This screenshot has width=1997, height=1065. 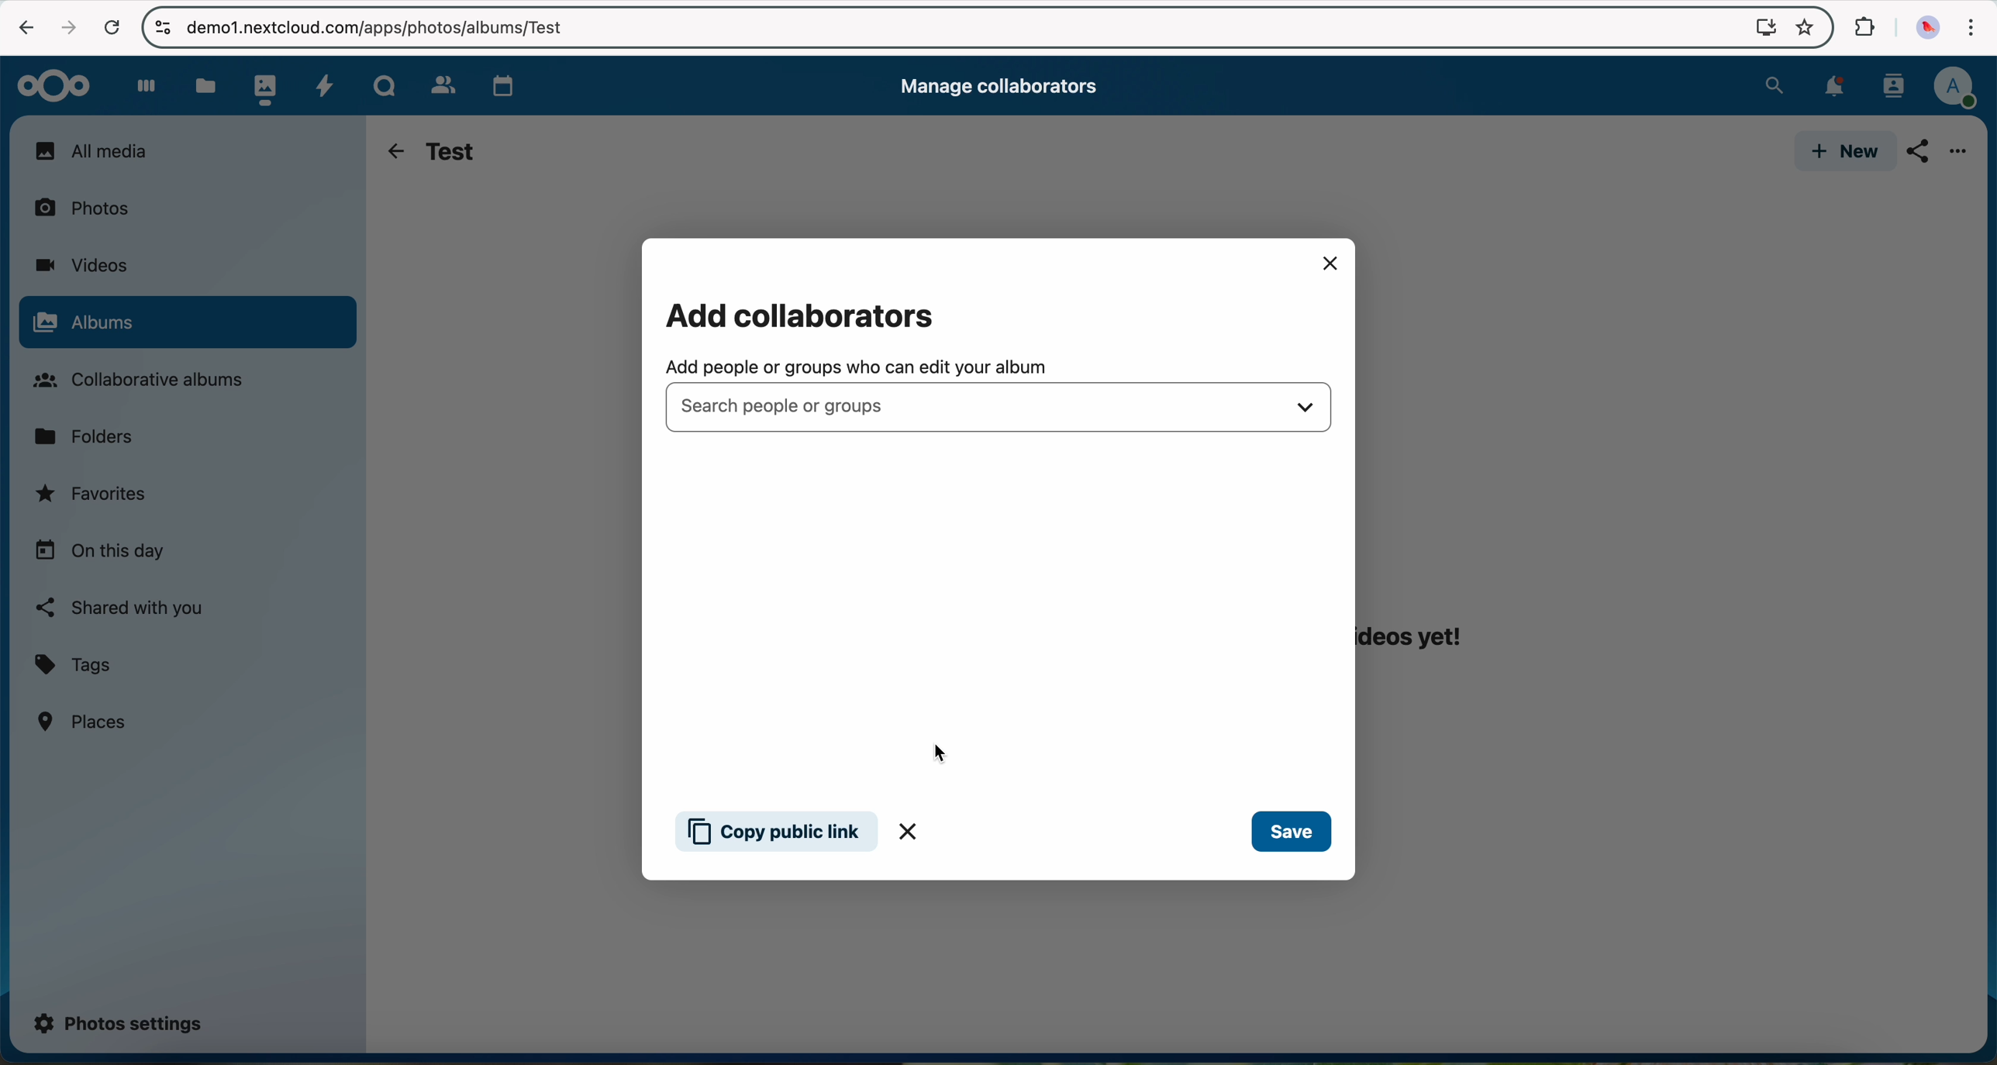 I want to click on on this day, so click(x=100, y=552).